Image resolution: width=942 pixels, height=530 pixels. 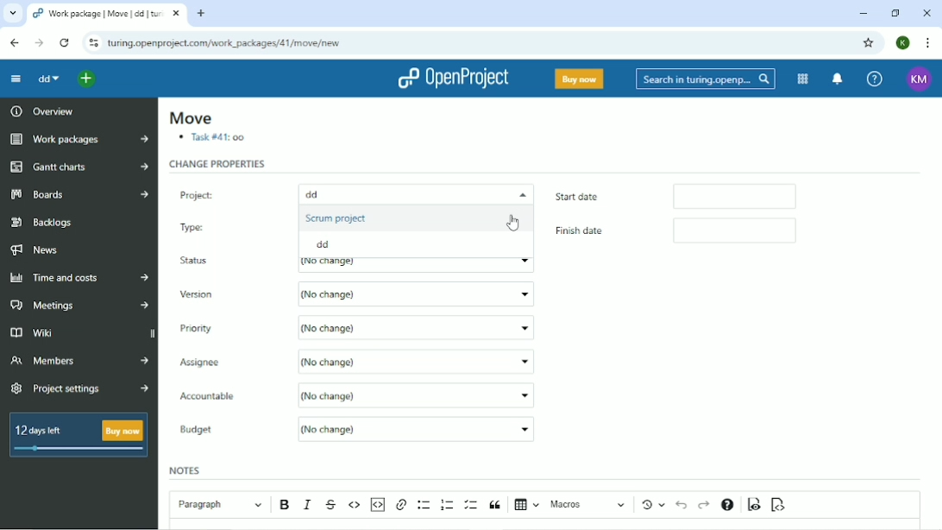 I want to click on Project, so click(x=227, y=192).